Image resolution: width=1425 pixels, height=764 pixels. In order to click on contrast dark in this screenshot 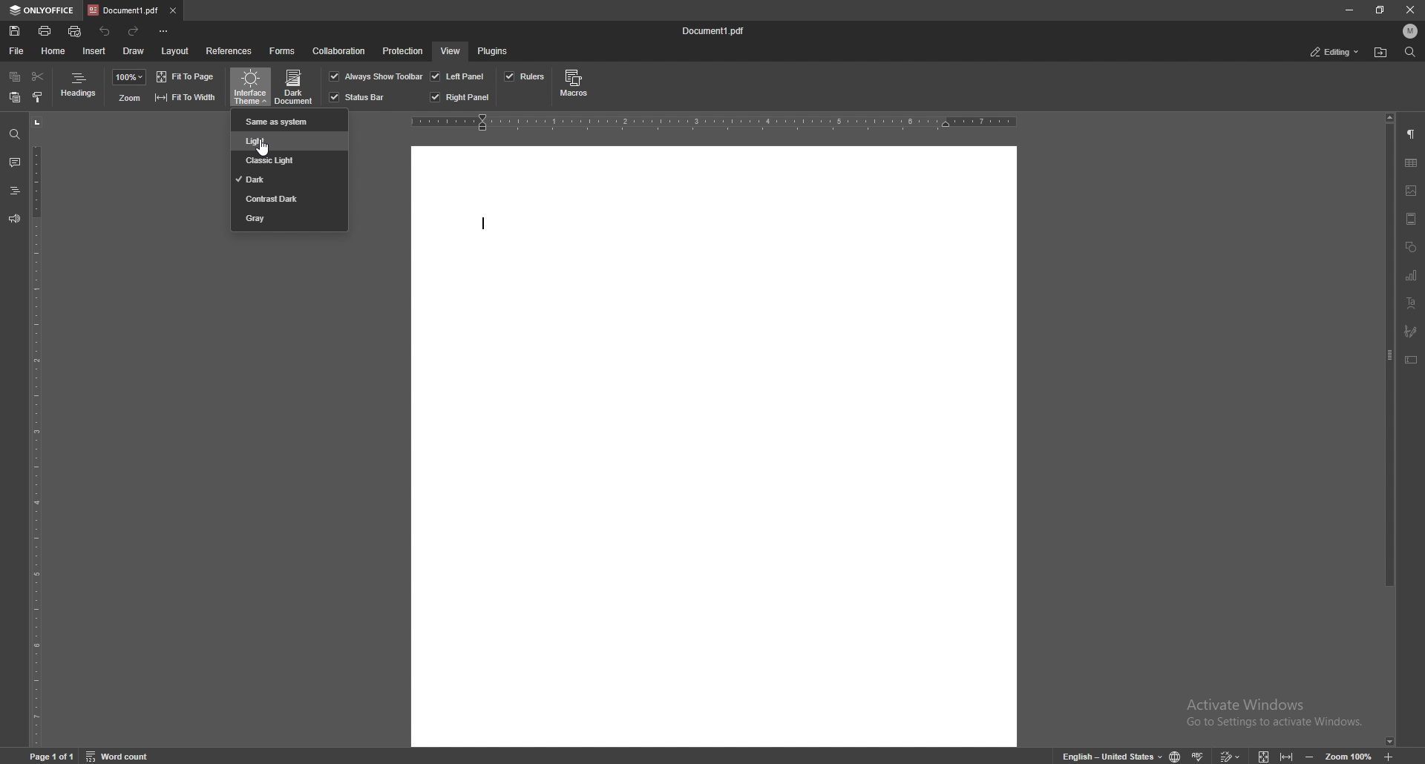, I will do `click(285, 199)`.